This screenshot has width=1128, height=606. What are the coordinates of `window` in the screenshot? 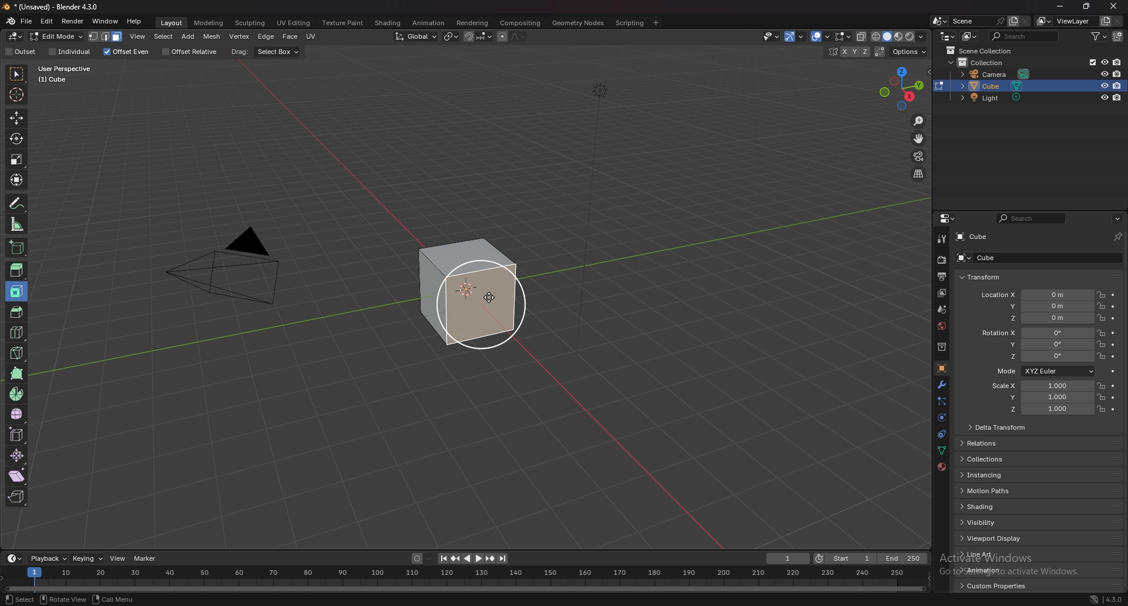 It's located at (106, 21).